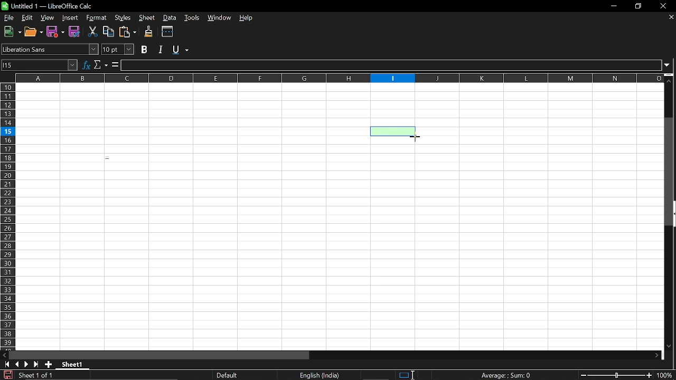 This screenshot has height=380, width=676. I want to click on Expand formula bar, so click(670, 66).